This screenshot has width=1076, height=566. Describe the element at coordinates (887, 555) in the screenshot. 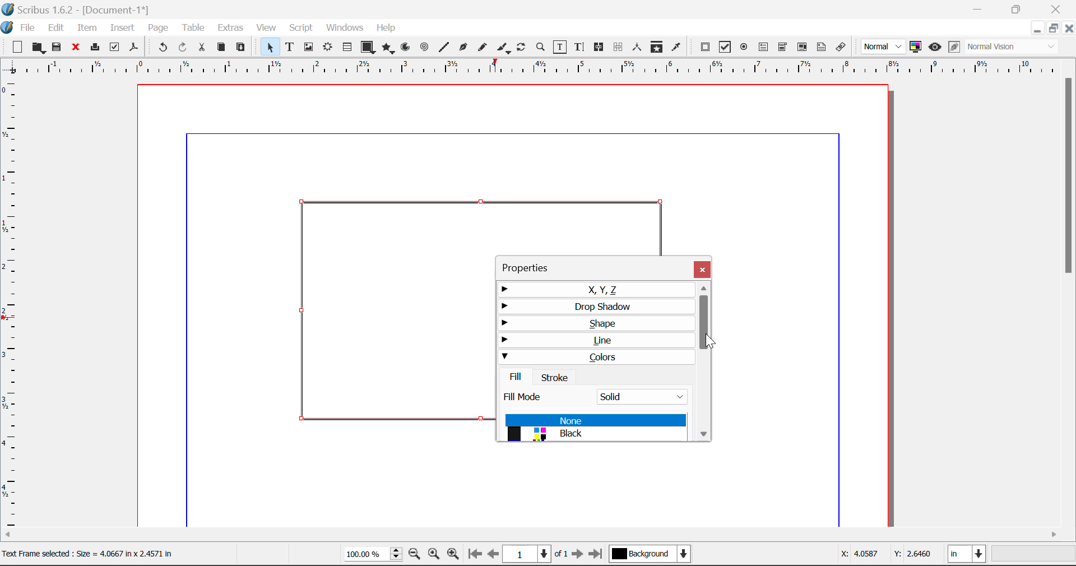

I see `Cursor Coordinates` at that location.